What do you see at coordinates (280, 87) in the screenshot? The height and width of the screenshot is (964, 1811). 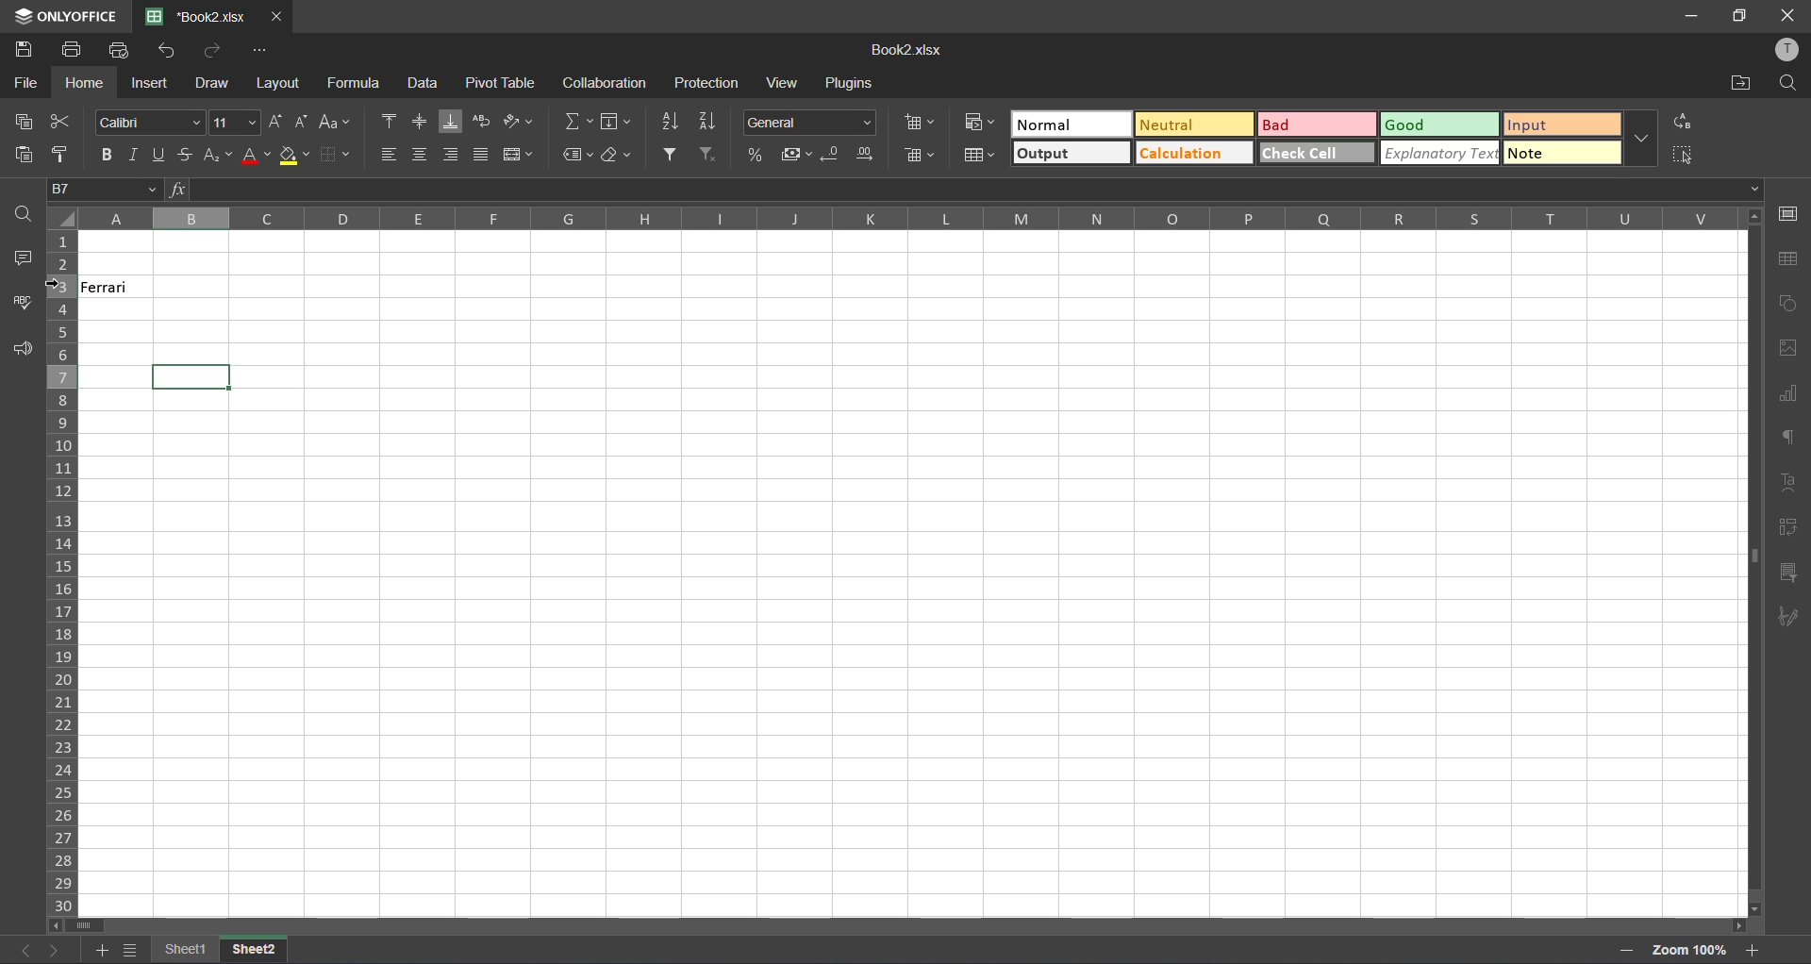 I see `layout` at bounding box center [280, 87].